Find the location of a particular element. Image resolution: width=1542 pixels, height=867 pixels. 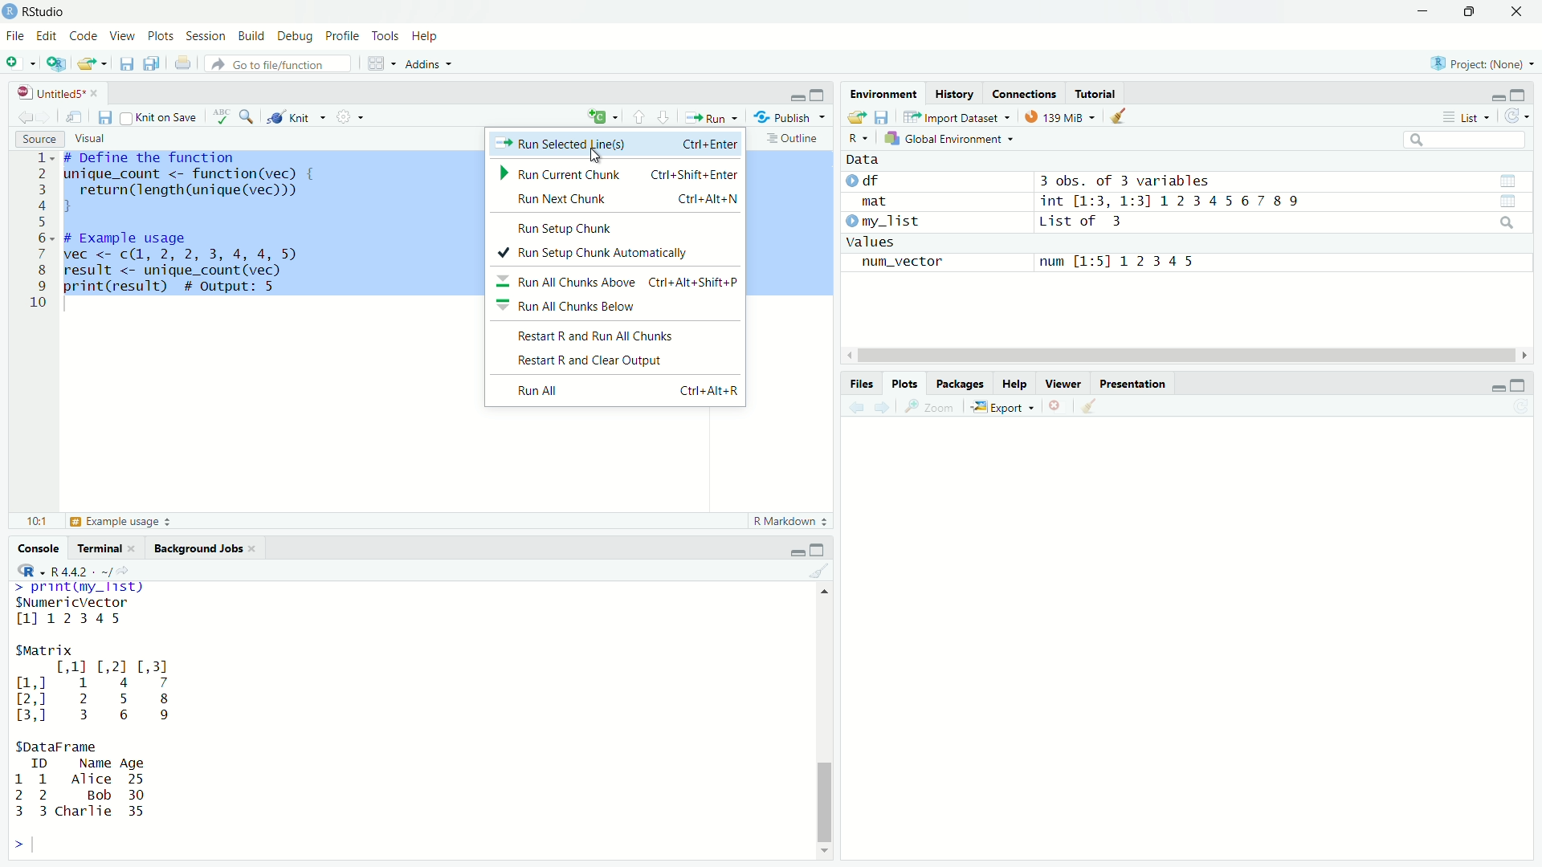

untitled5 is located at coordinates (54, 92).